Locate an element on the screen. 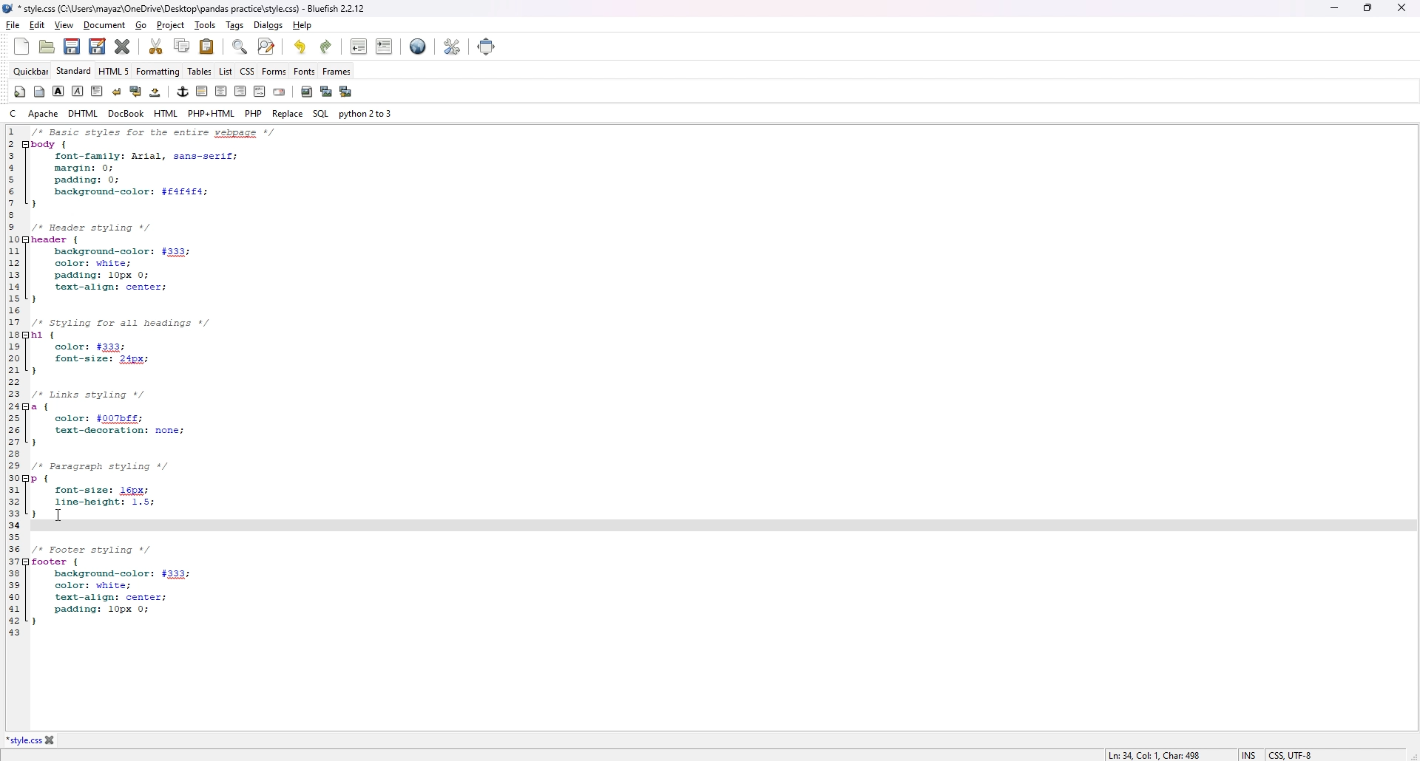 This screenshot has width=1420, height=761. *style.css is located at coordinates (24, 740).